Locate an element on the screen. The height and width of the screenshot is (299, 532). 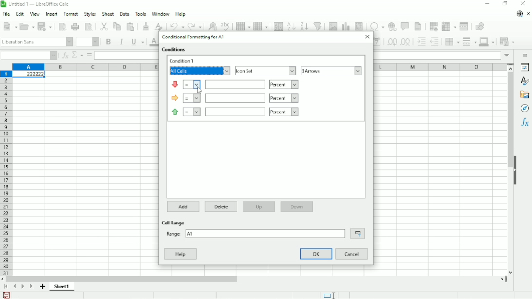
Show draw functions is located at coordinates (479, 26).